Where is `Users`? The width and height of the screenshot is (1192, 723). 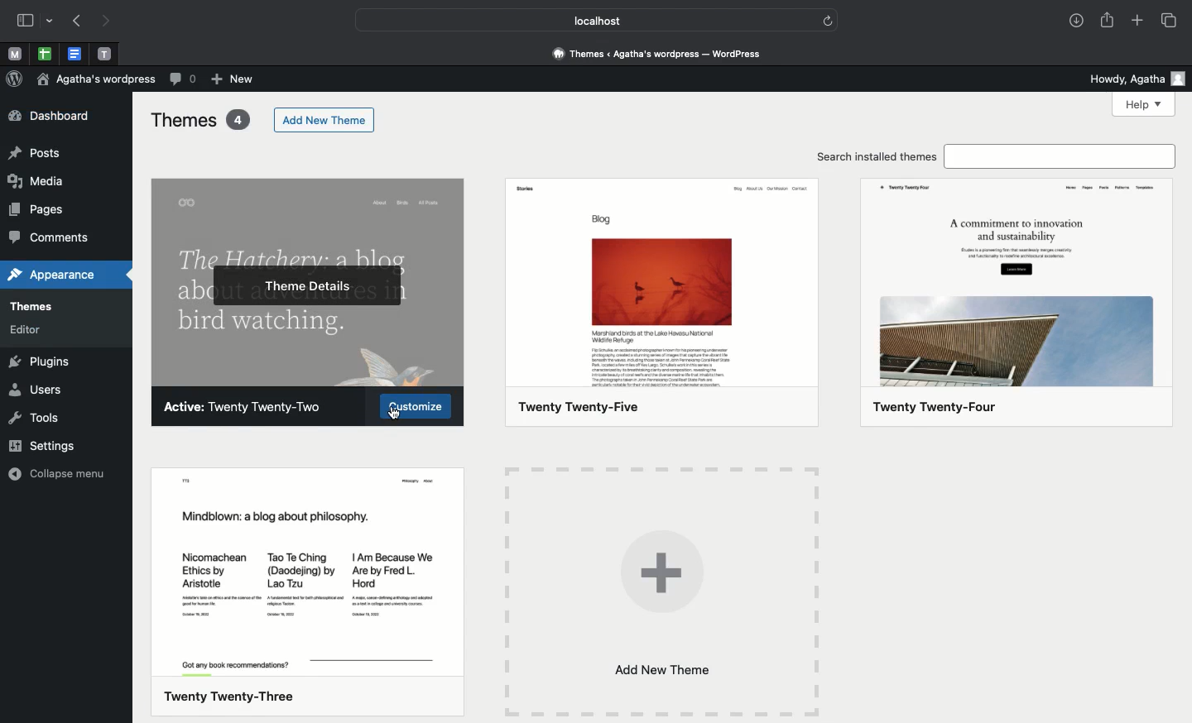
Users is located at coordinates (34, 390).